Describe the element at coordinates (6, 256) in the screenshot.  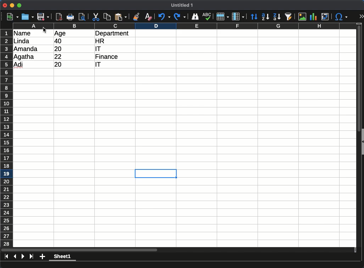
I see `first sheet` at that location.